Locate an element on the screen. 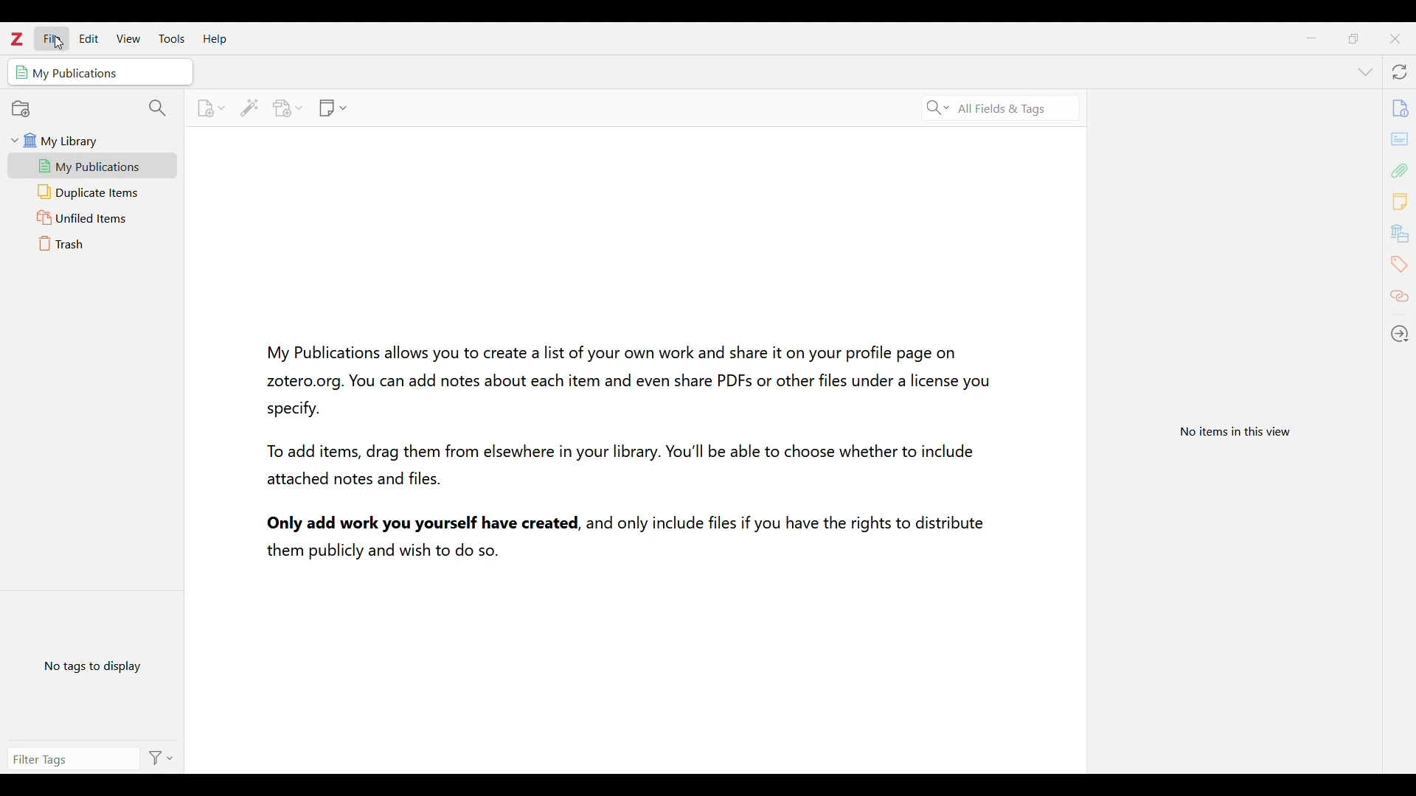  Tools is located at coordinates (172, 38).